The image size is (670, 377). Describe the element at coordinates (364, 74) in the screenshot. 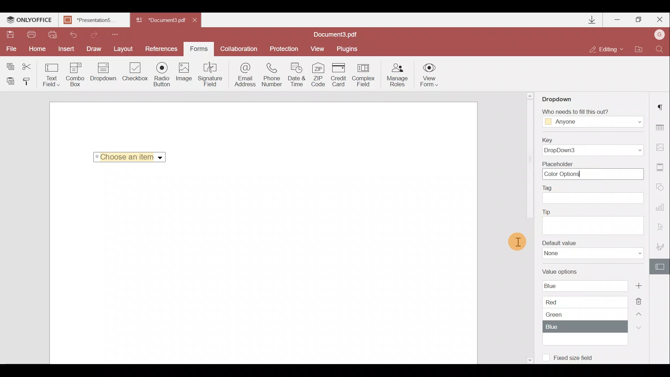

I see `Complex field` at that location.